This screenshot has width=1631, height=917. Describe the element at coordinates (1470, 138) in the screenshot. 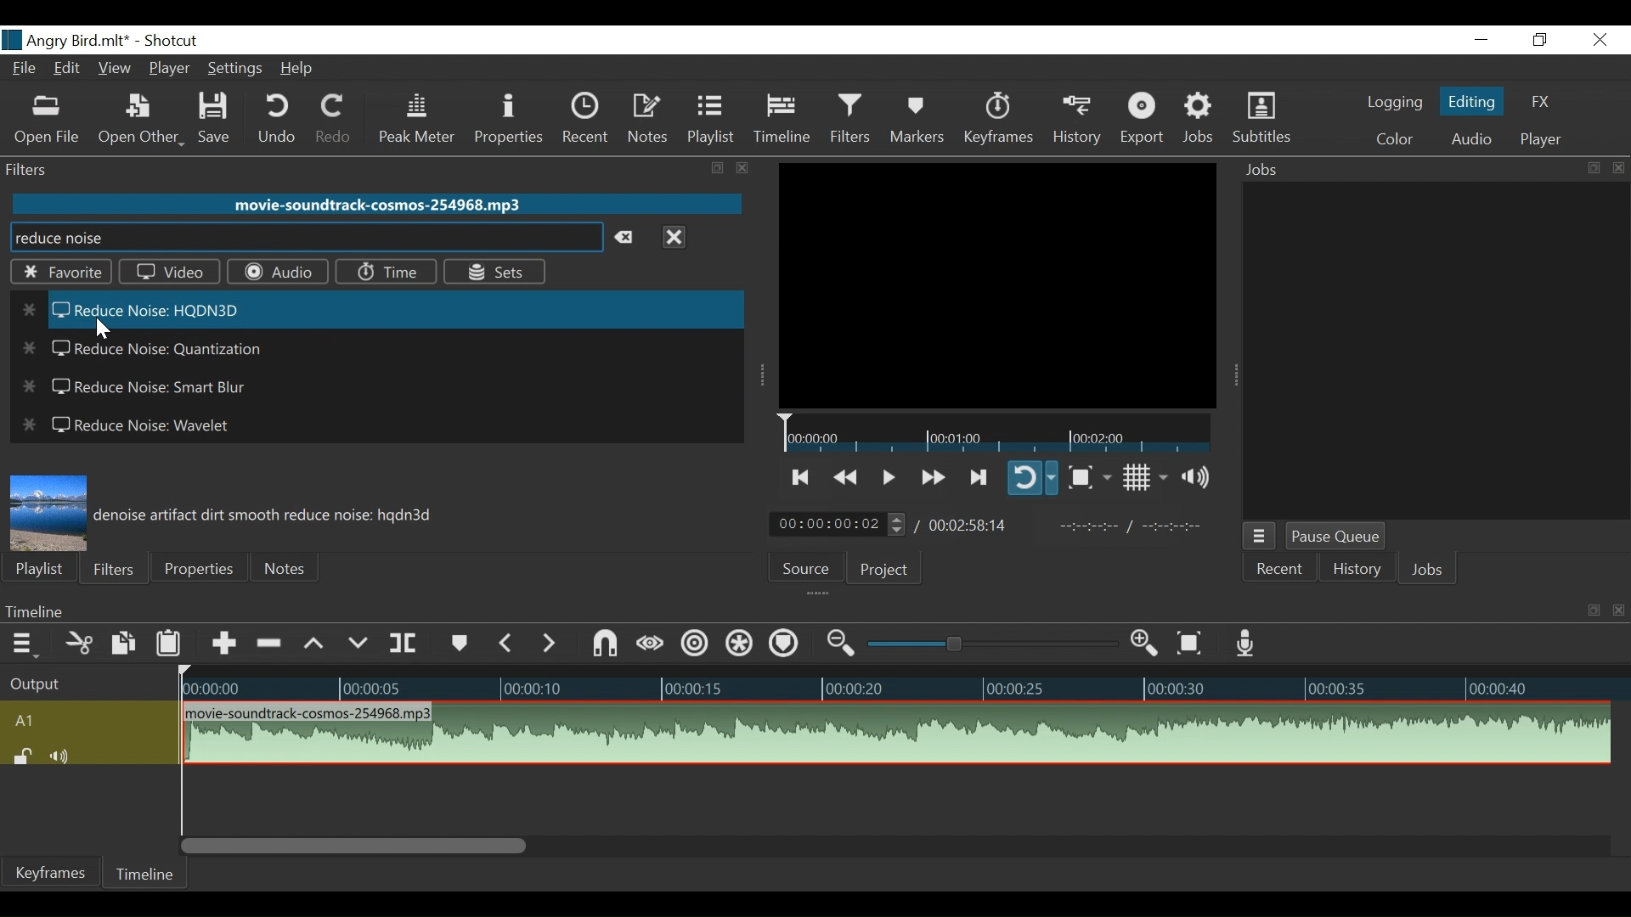

I see `Audio` at that location.